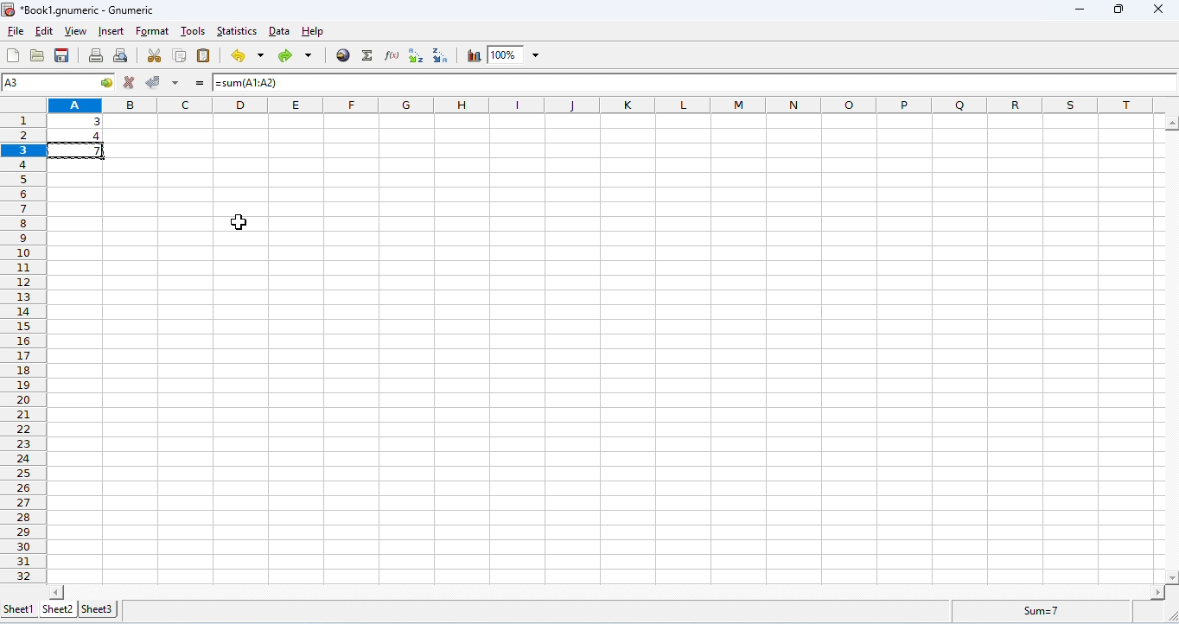 The height and width of the screenshot is (624, 1179). What do you see at coordinates (22, 344) in the screenshot?
I see `row numbers` at bounding box center [22, 344].